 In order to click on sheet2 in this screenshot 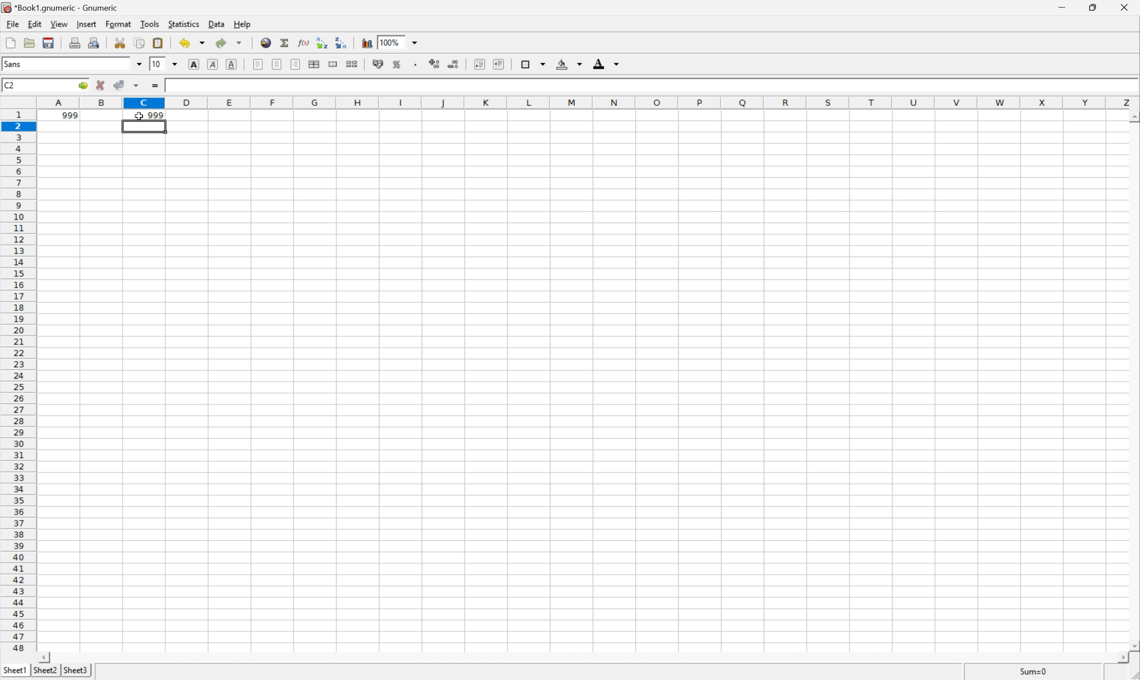, I will do `click(45, 674)`.